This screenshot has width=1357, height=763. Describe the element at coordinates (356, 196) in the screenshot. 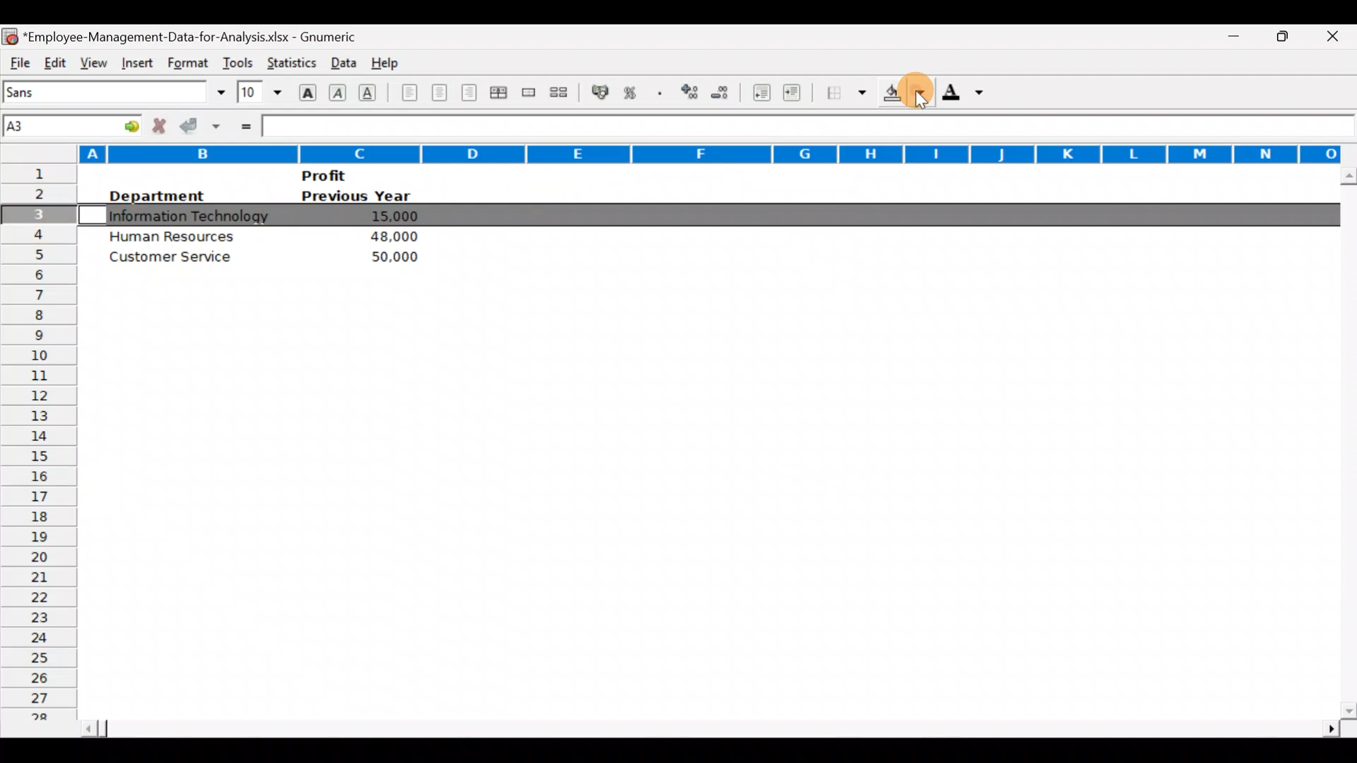

I see `Previous year` at that location.